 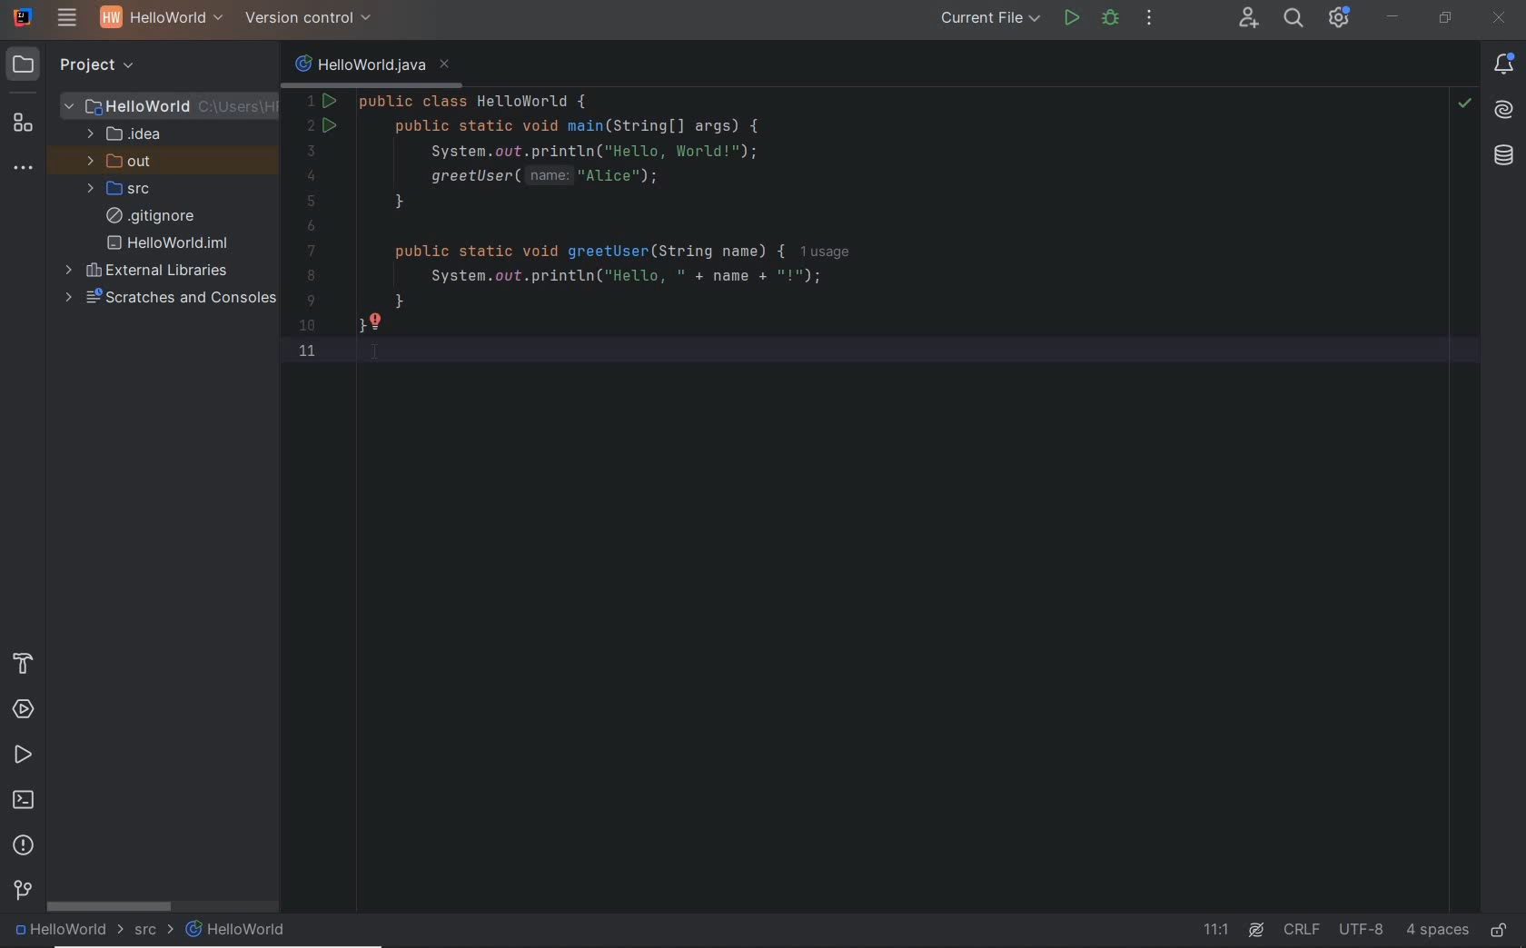 I want to click on This java code defines a HelloWorld class with a main method that prints "Hello,World!" and attempts to call a greetUser method with "Alice"., so click(x=832, y=238).